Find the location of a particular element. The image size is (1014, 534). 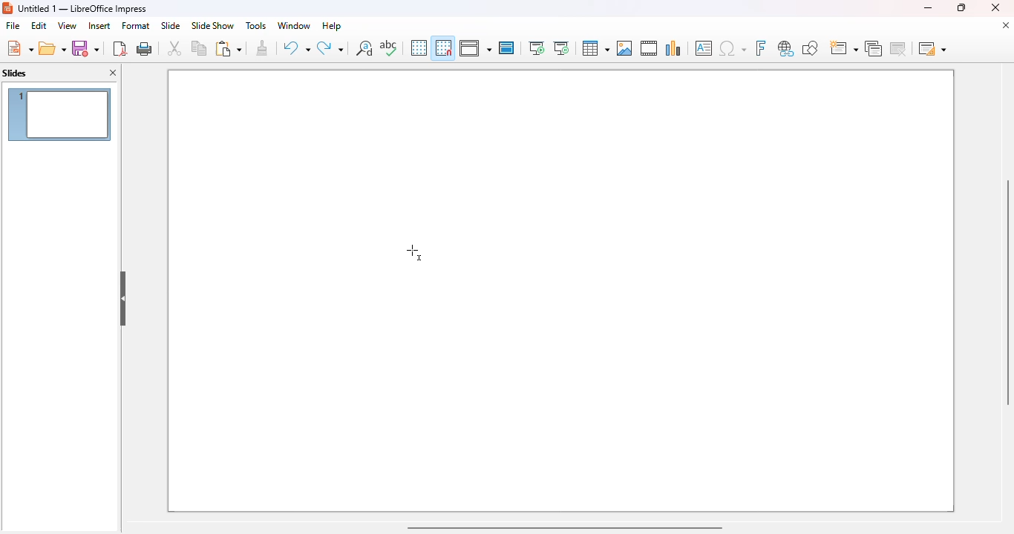

slide layout is located at coordinates (932, 48).